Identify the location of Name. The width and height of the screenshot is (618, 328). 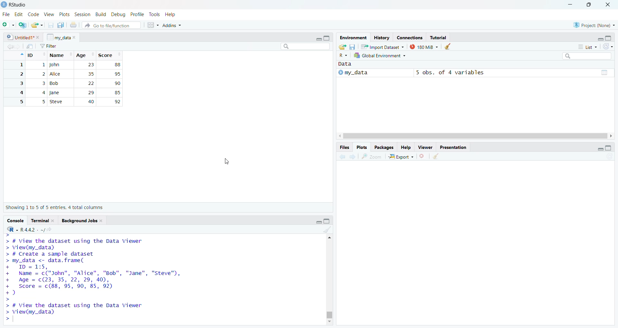
(62, 55).